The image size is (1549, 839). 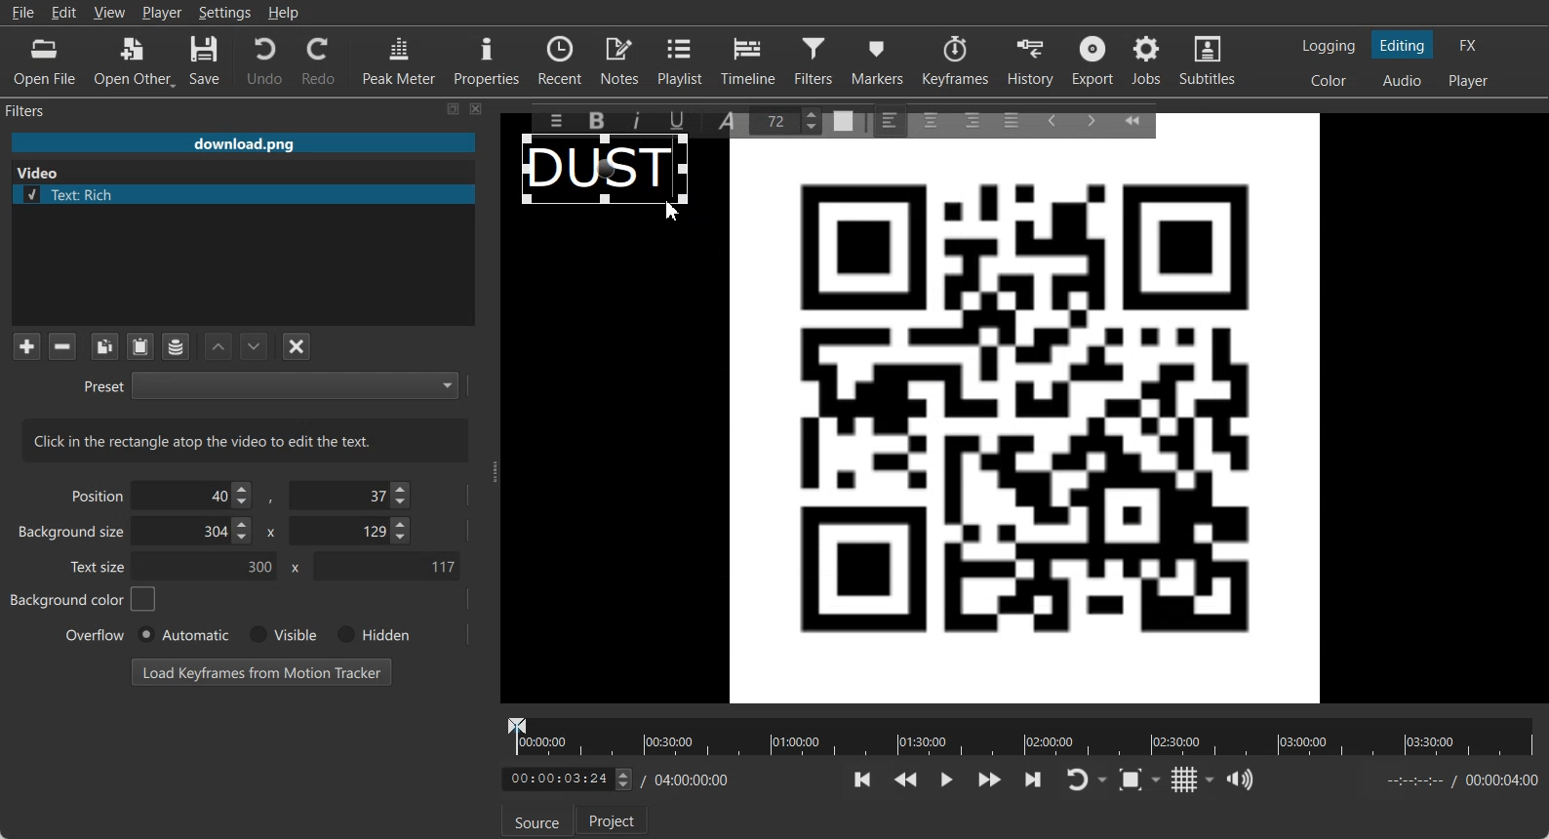 What do you see at coordinates (1033, 60) in the screenshot?
I see `History` at bounding box center [1033, 60].